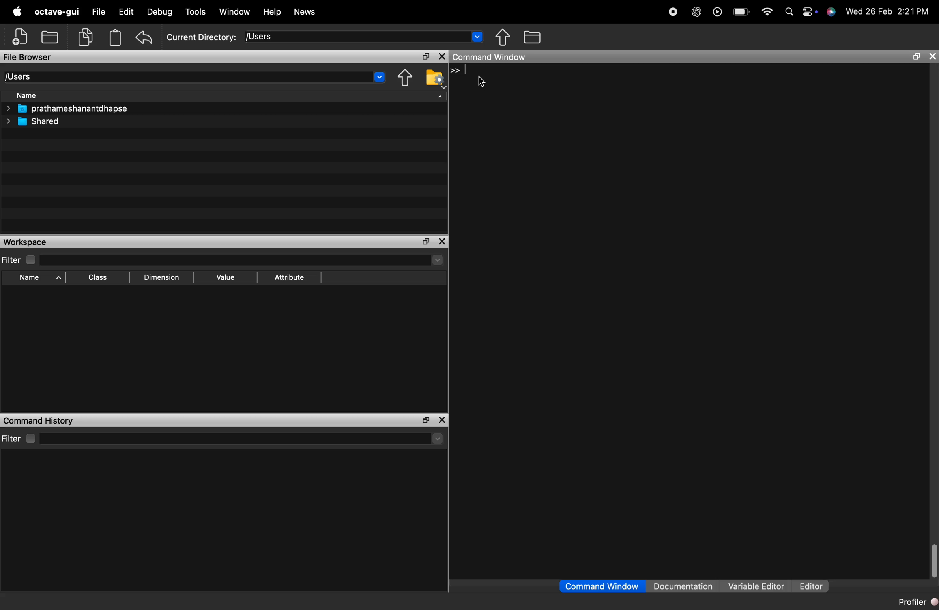 This screenshot has height=610, width=939. What do you see at coordinates (503, 37) in the screenshot?
I see `move` at bounding box center [503, 37].